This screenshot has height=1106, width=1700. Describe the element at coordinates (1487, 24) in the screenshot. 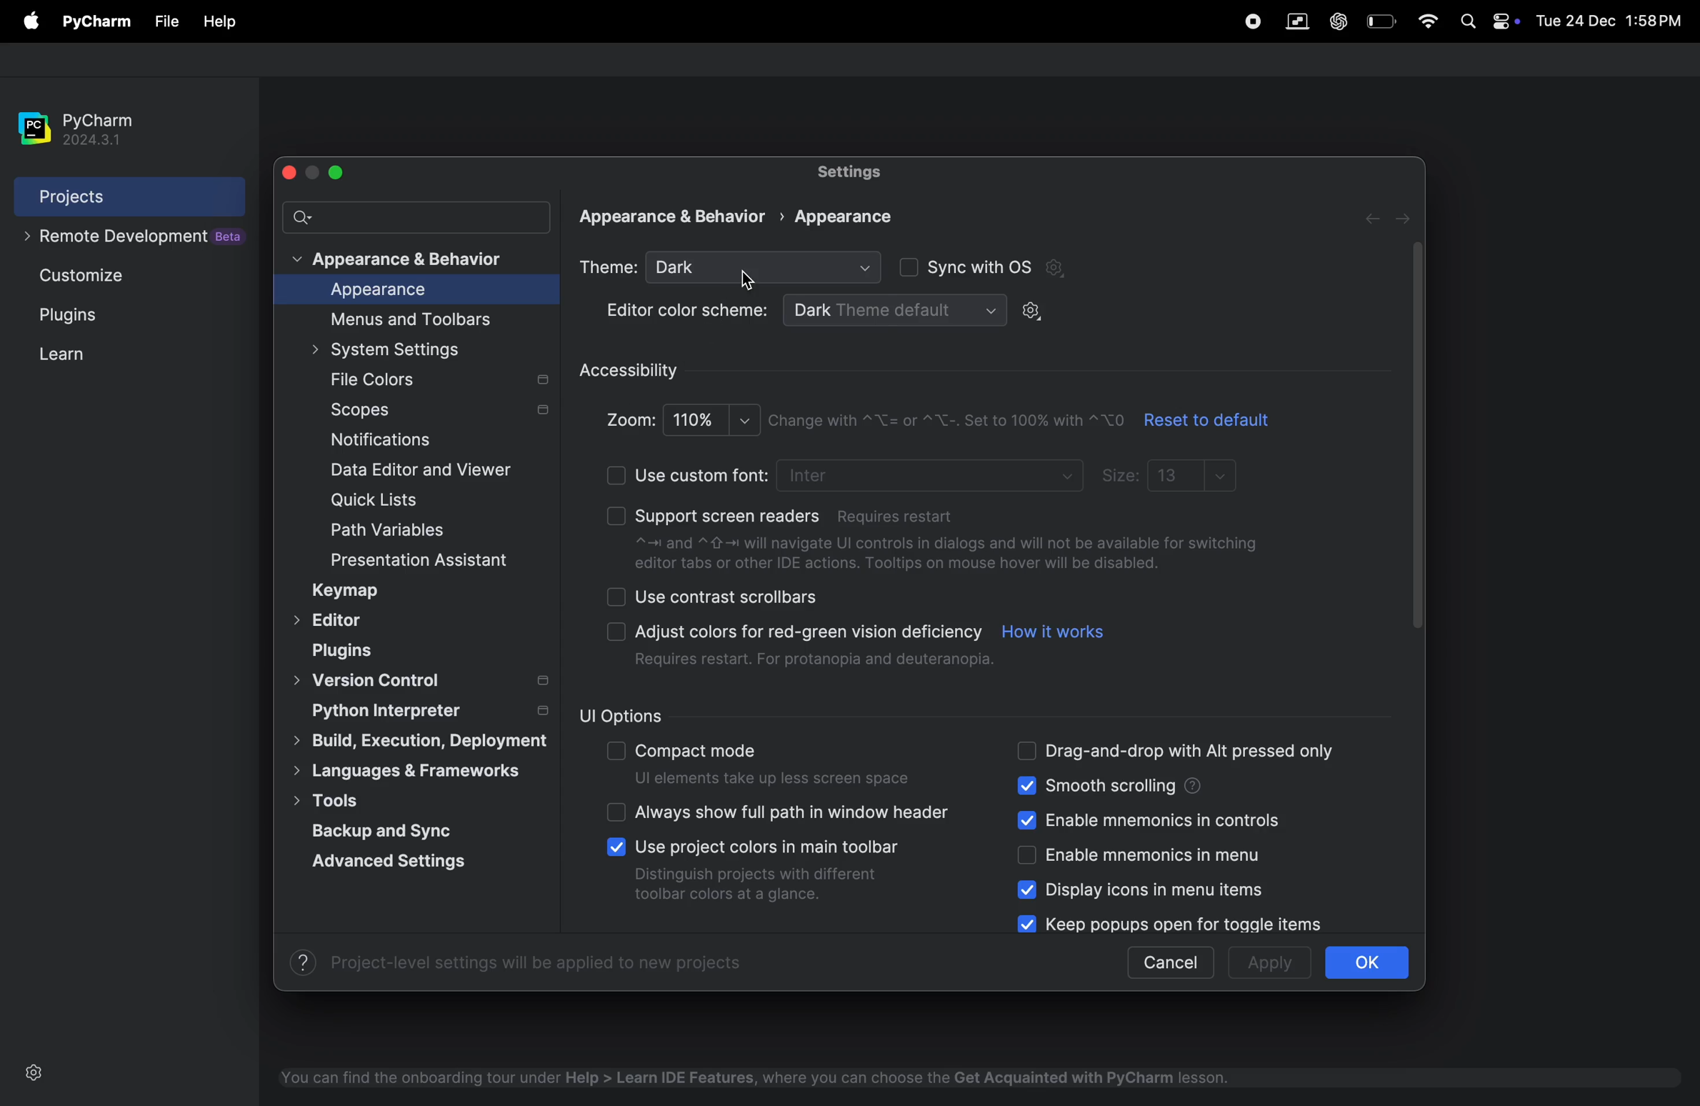

I see `apple widgets` at that location.